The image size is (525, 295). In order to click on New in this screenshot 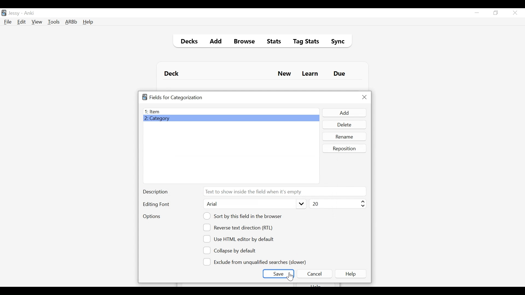, I will do `click(284, 74)`.